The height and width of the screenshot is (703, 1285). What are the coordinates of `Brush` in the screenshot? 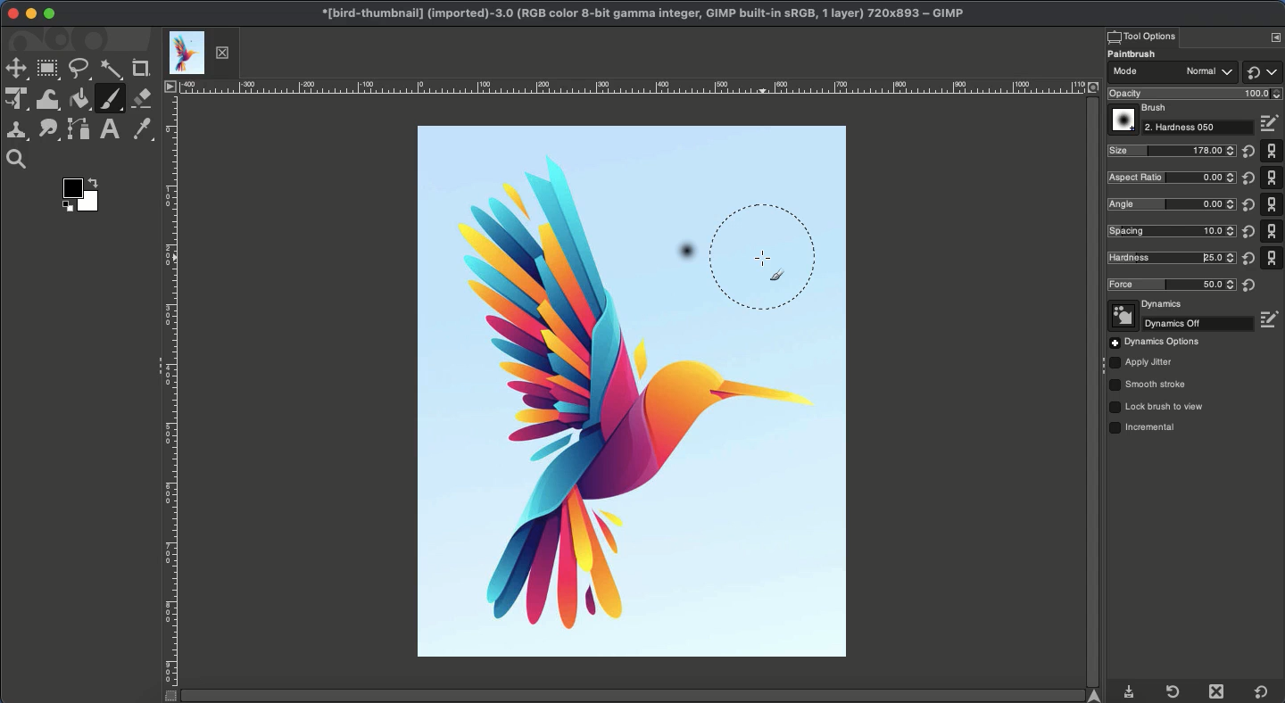 It's located at (1140, 109).